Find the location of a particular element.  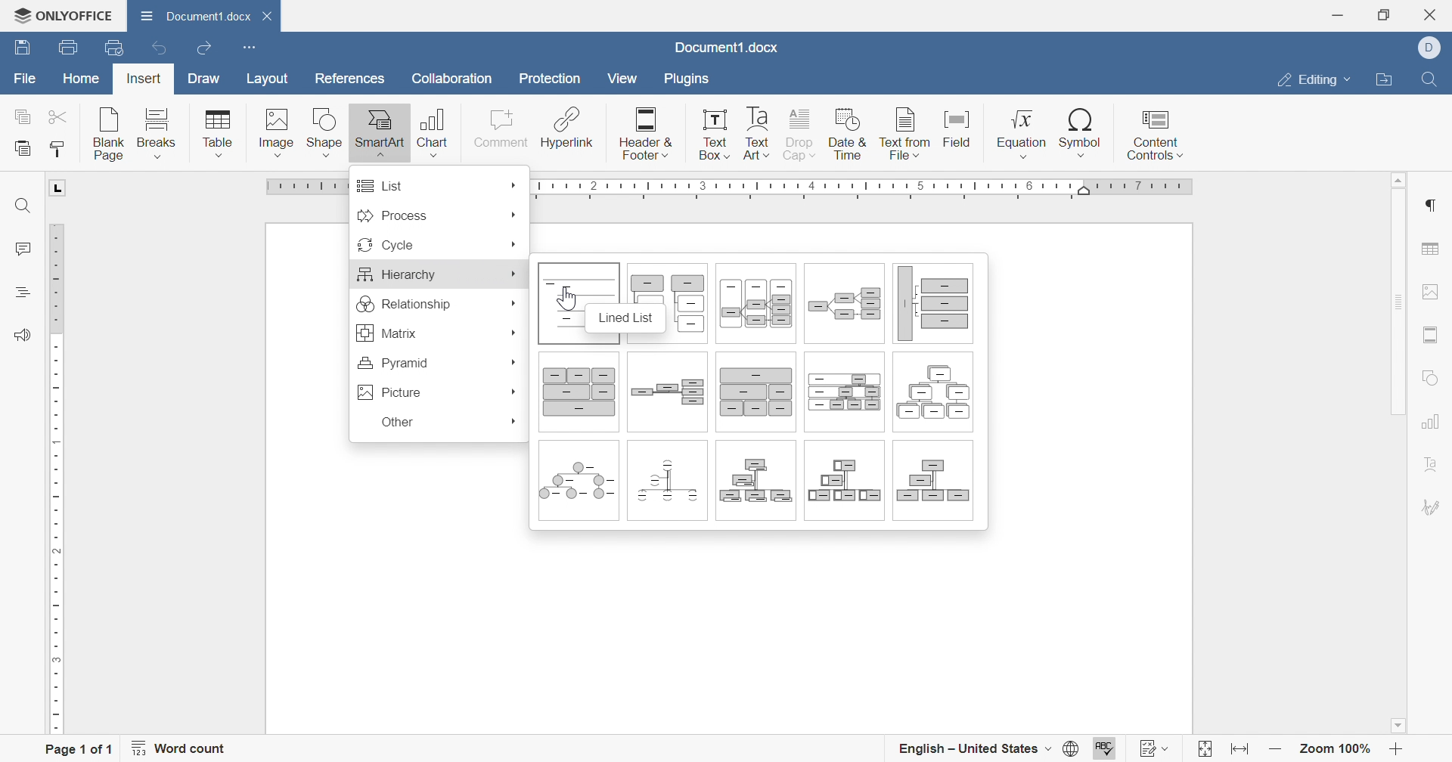

Editing is located at coordinates (1312, 81).